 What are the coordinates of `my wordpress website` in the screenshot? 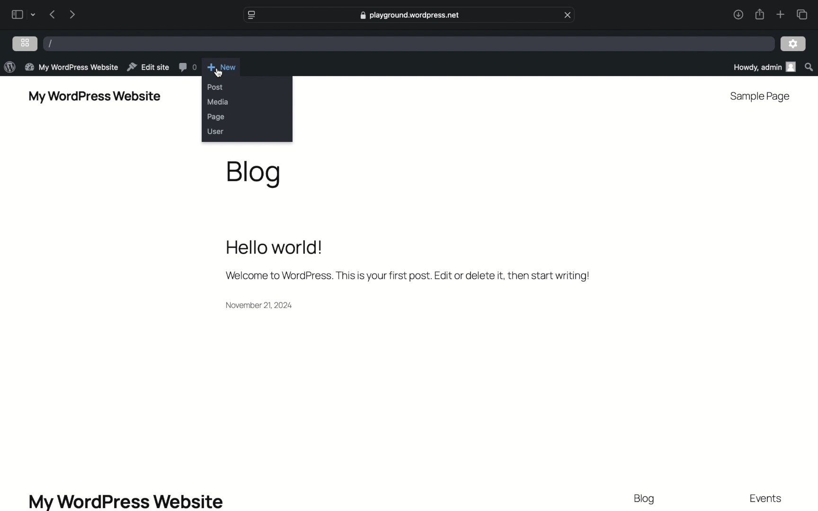 It's located at (125, 502).